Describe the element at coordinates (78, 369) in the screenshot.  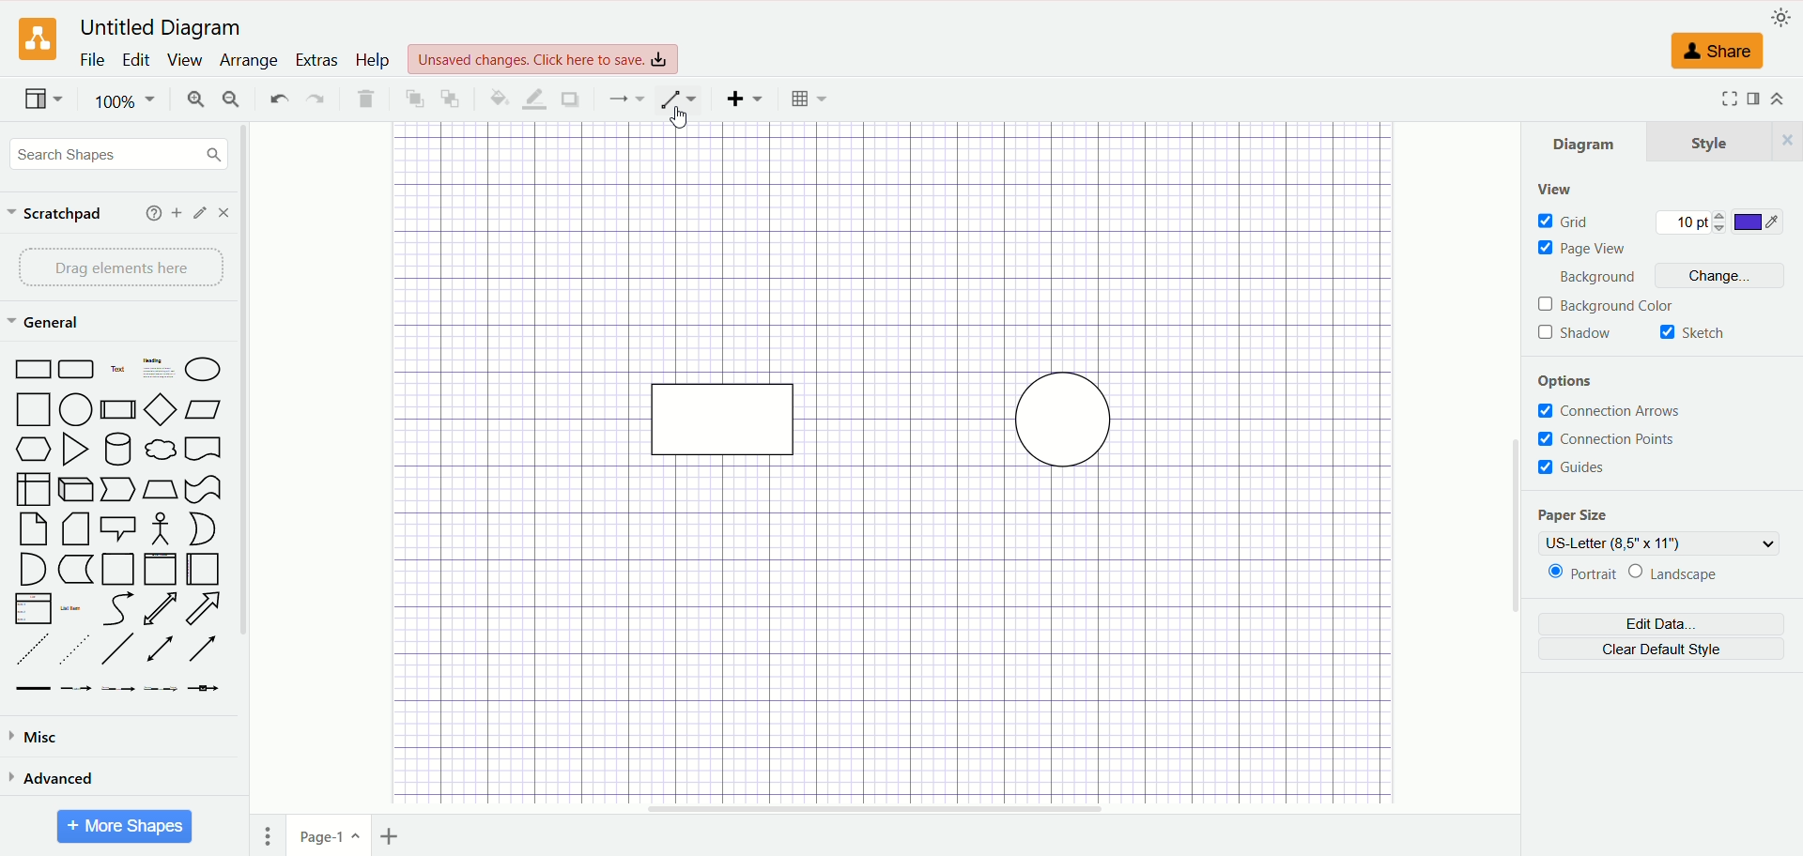
I see `Curved Edge Rectangle` at that location.